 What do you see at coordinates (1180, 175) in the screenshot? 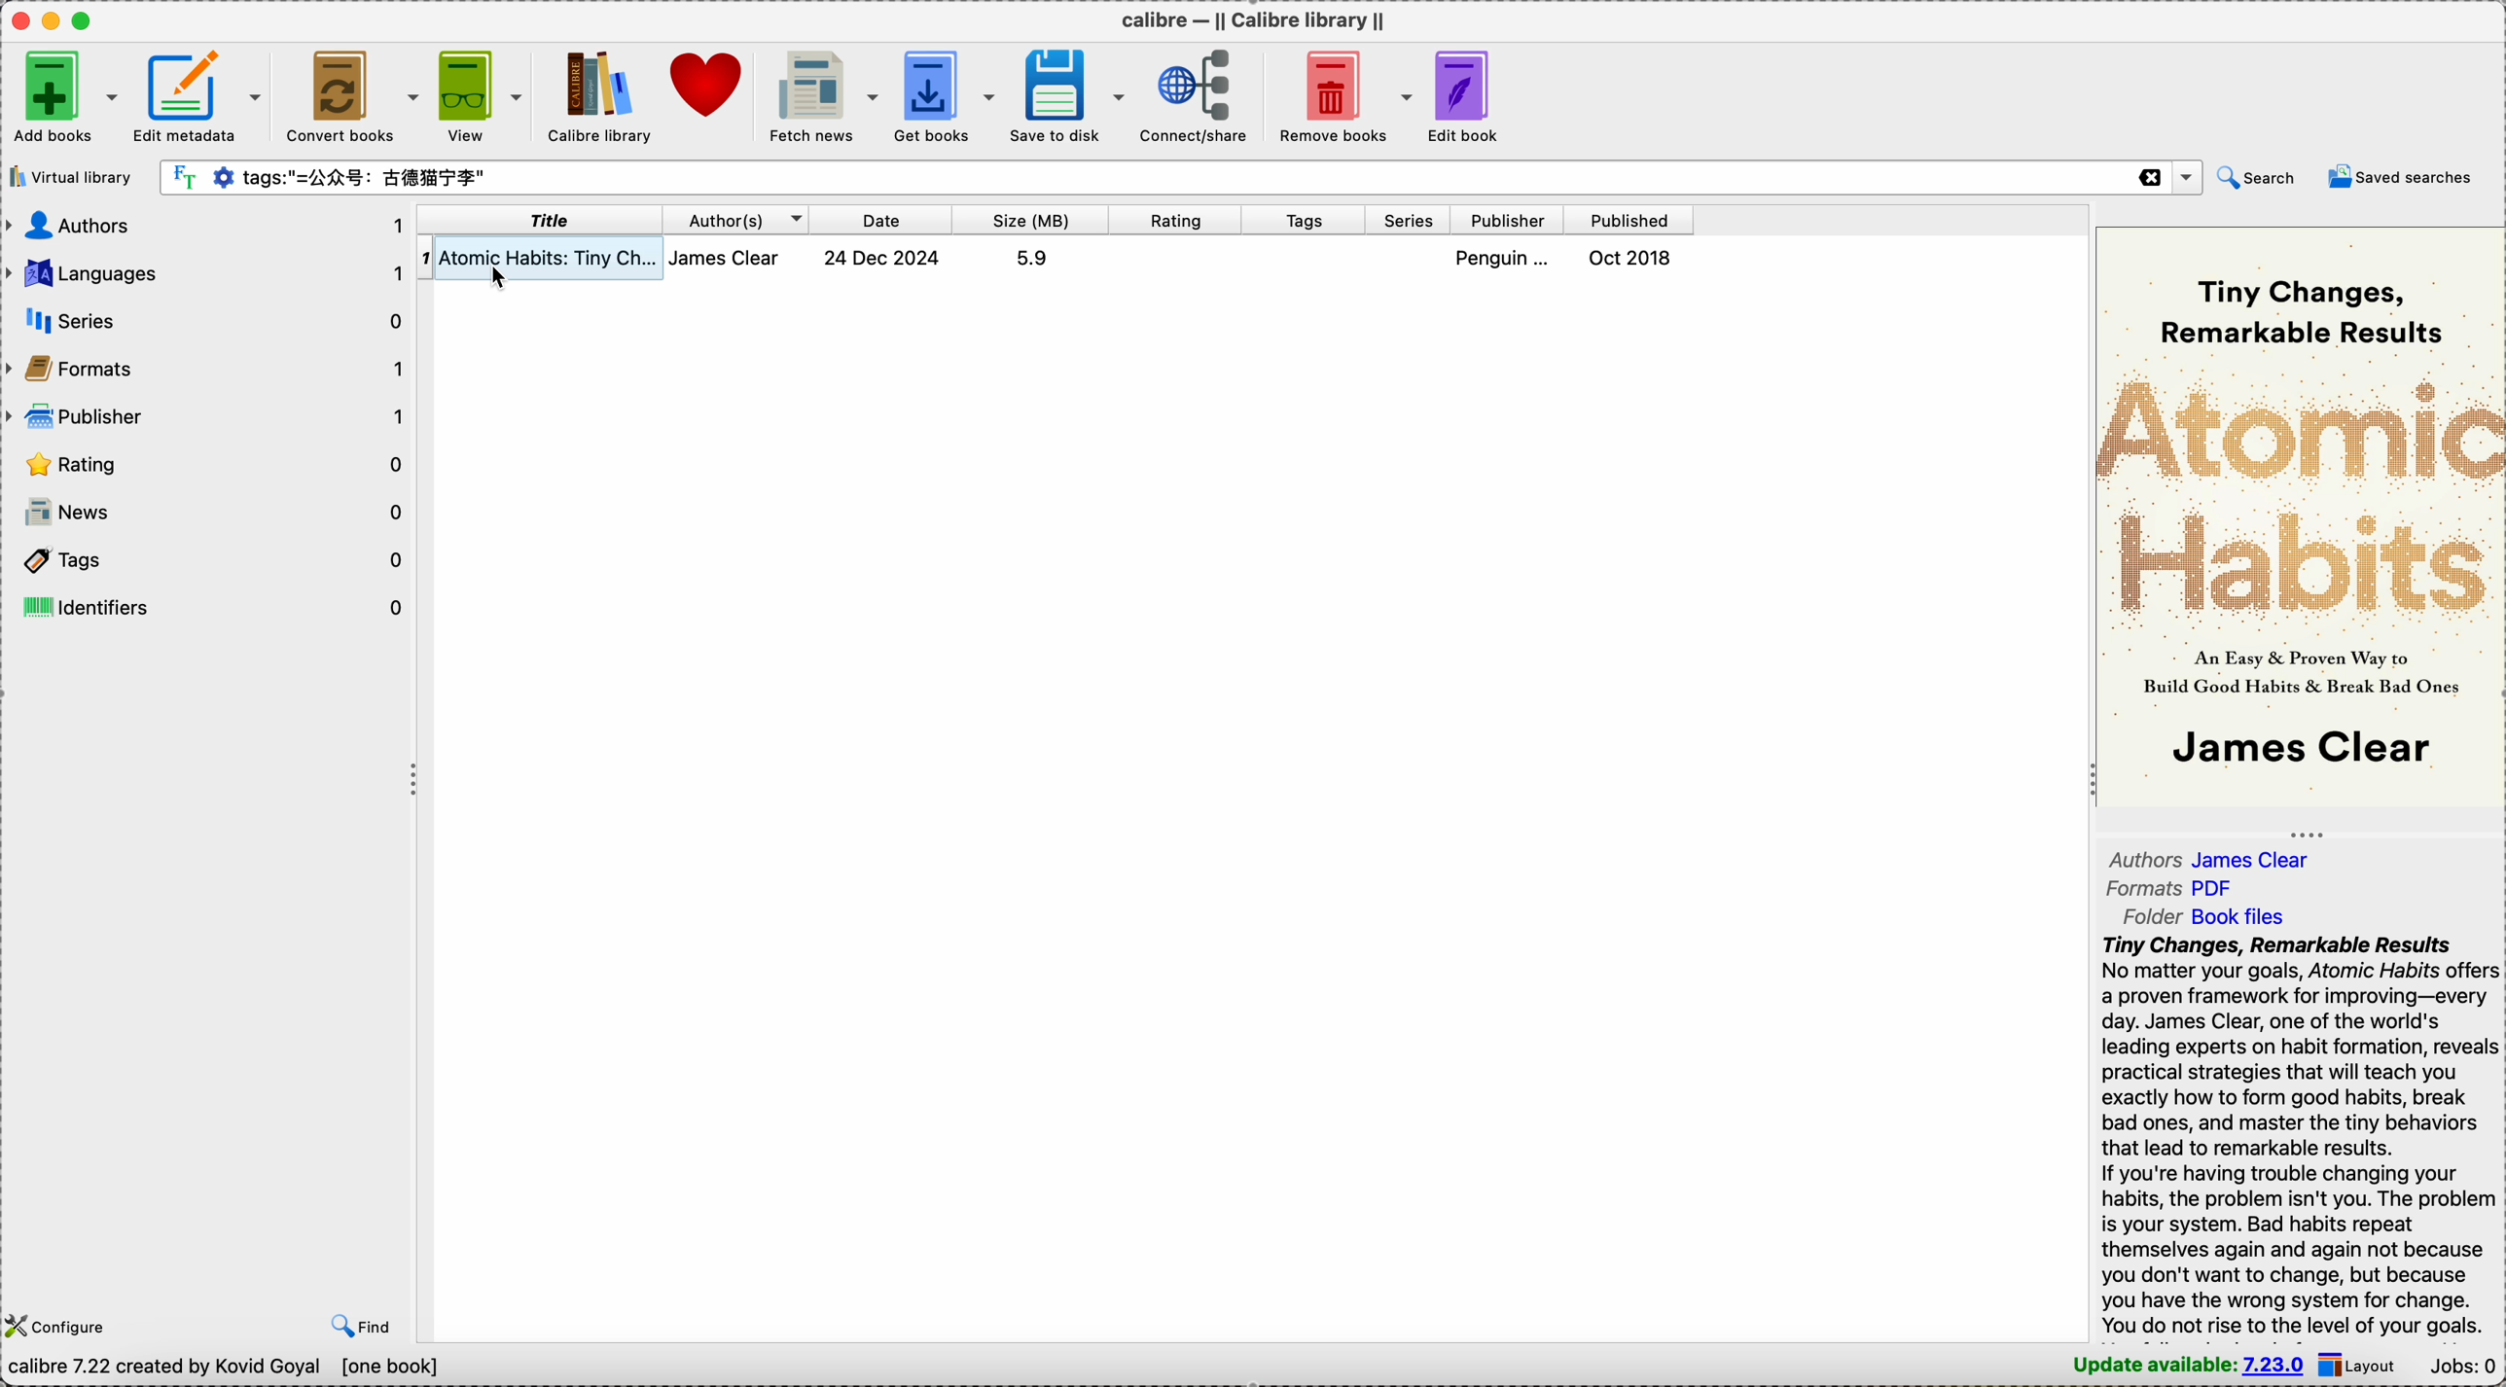
I see `search bar` at bounding box center [1180, 175].